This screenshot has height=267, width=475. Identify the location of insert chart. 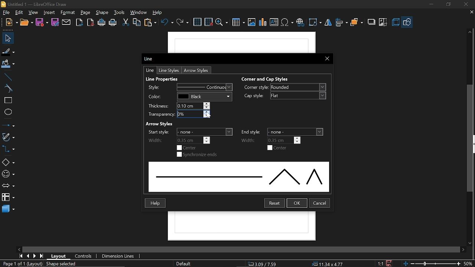
(262, 22).